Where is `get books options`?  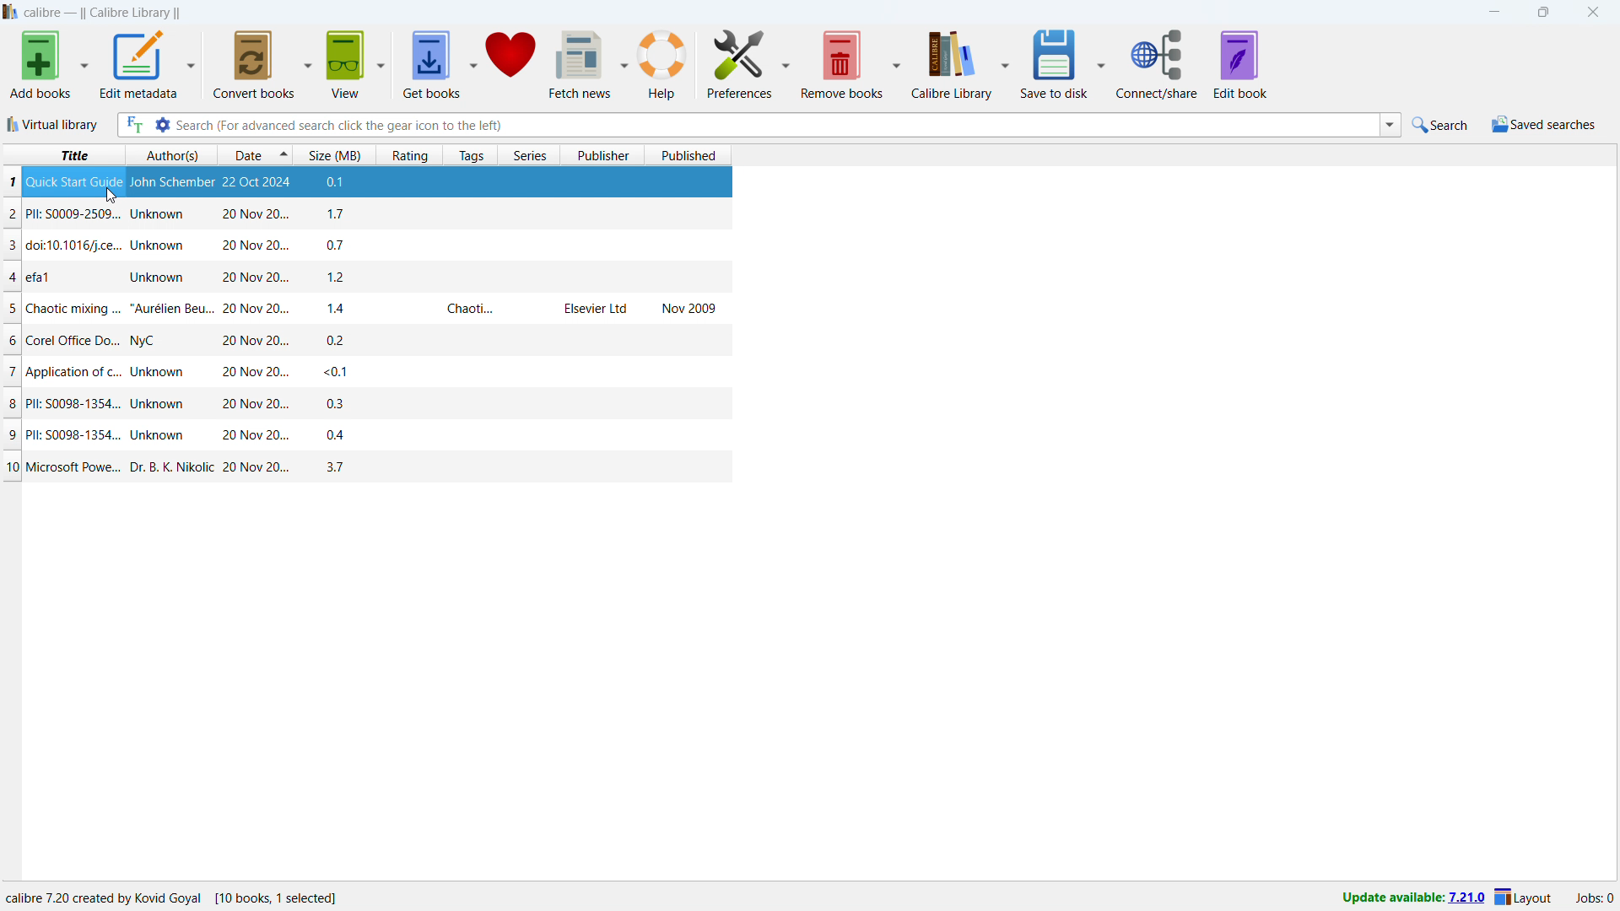 get books options is located at coordinates (472, 63).